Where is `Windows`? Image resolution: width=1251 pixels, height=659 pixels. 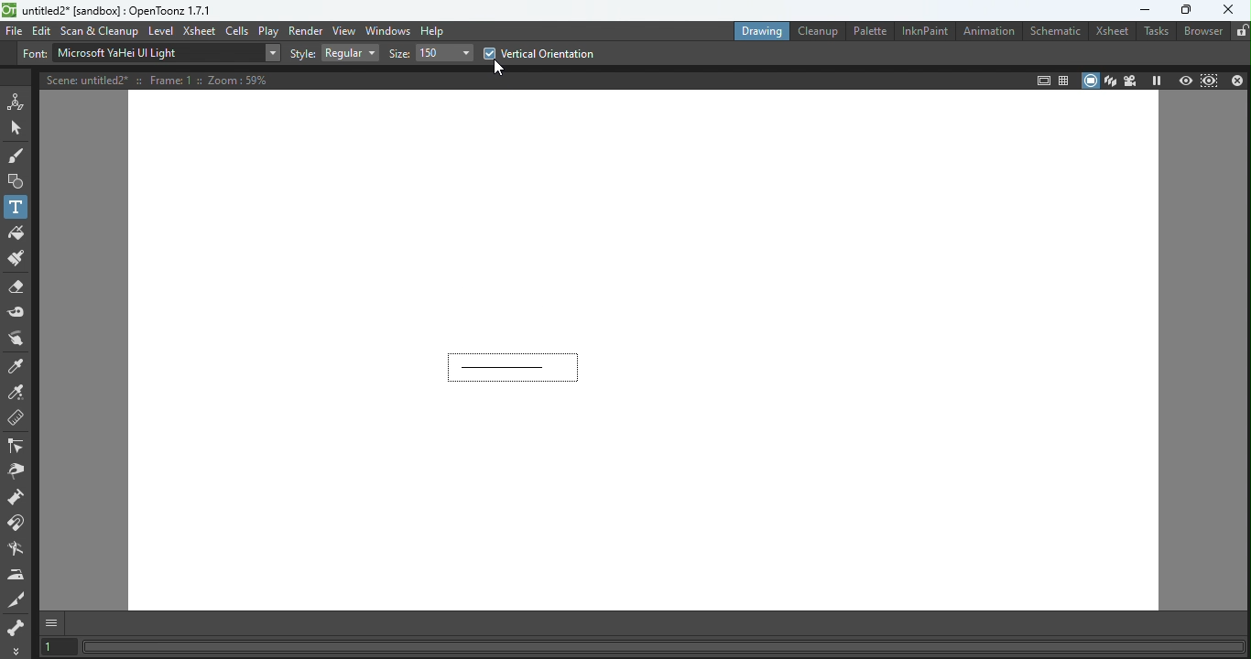
Windows is located at coordinates (386, 30).